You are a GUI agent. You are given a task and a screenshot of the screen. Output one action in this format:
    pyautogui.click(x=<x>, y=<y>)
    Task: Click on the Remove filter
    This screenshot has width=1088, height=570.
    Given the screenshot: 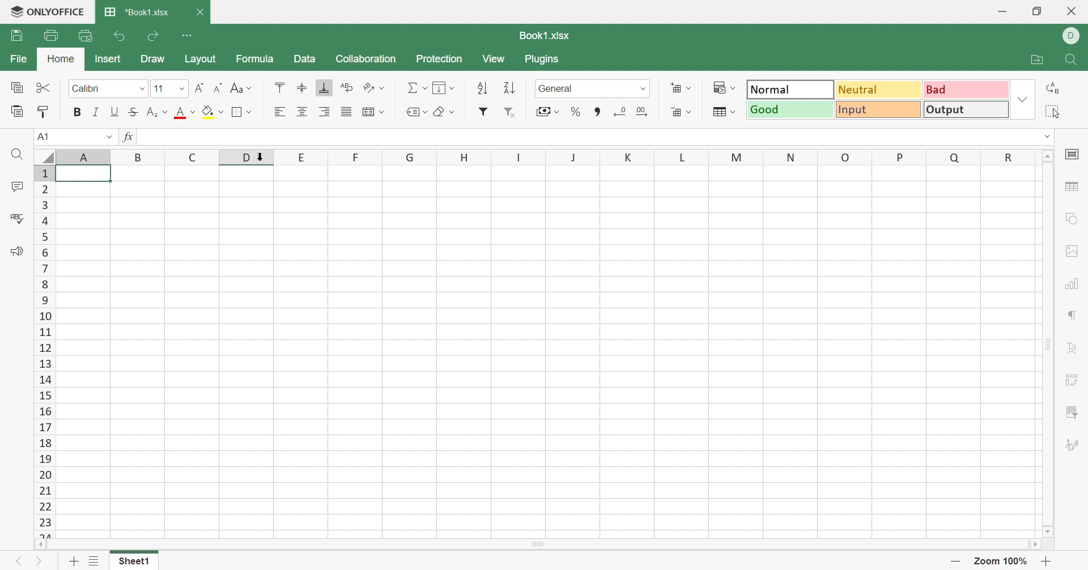 What is the action you would take?
    pyautogui.click(x=510, y=112)
    